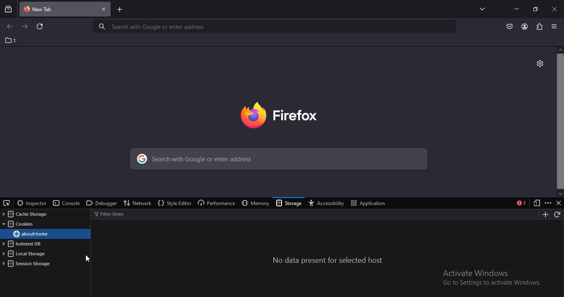  What do you see at coordinates (548, 203) in the screenshot?
I see `customize developer tools` at bounding box center [548, 203].